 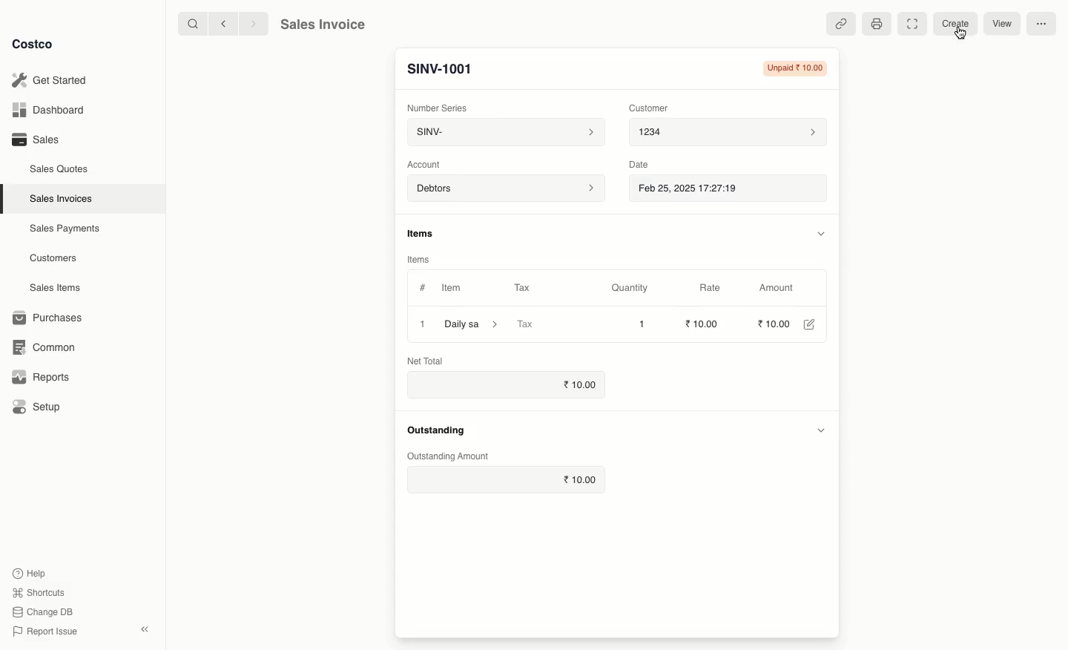 I want to click on Sales Quotes, so click(x=57, y=170).